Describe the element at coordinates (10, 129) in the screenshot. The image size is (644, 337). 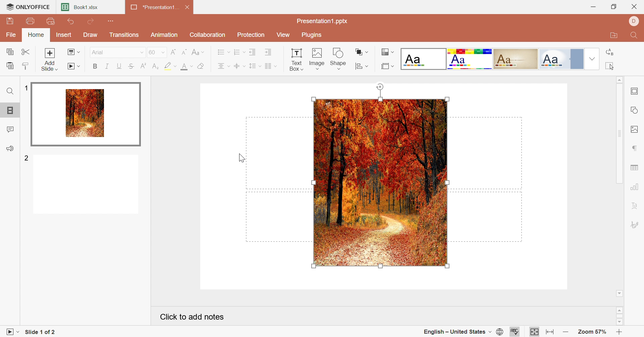
I see `Comments` at that location.